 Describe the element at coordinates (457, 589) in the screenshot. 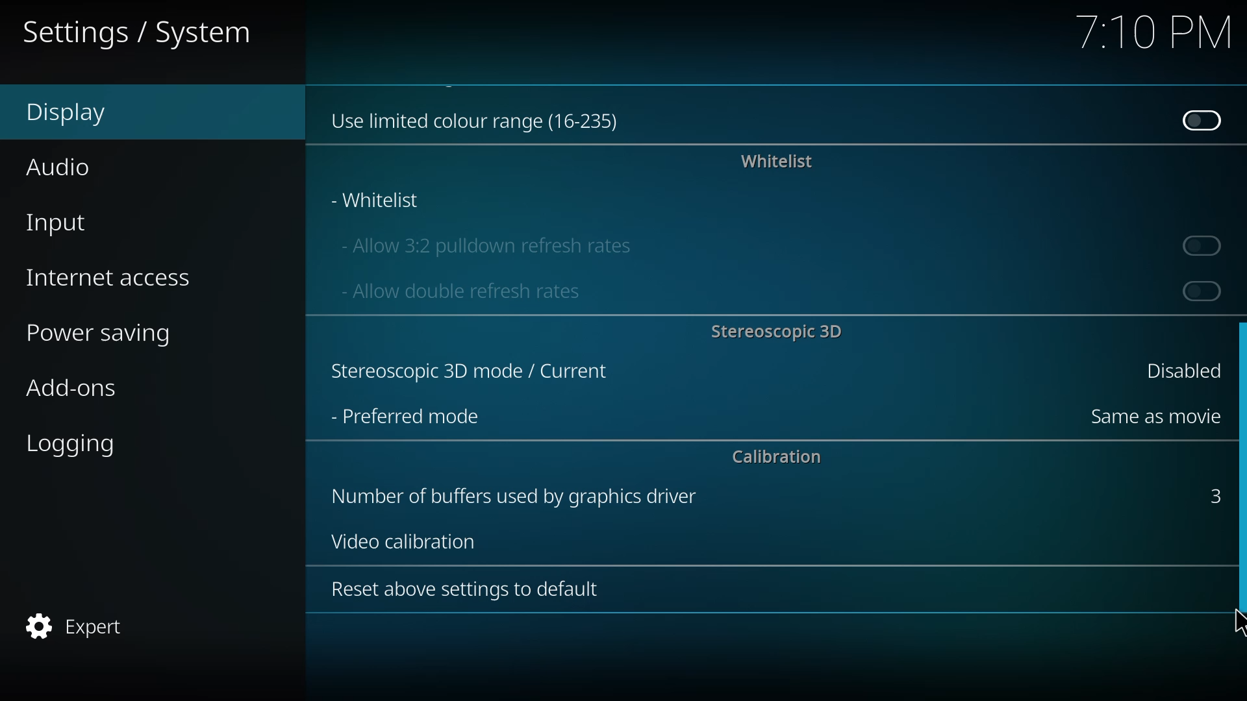

I see `reset` at that location.